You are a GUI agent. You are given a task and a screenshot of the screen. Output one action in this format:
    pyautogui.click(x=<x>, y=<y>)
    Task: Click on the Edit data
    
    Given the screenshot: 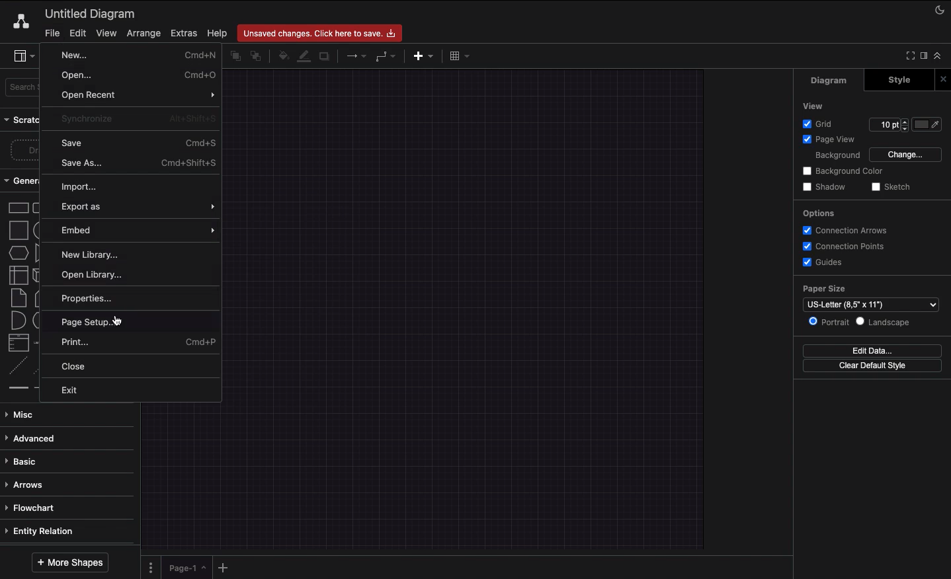 What is the action you would take?
    pyautogui.click(x=872, y=350)
    